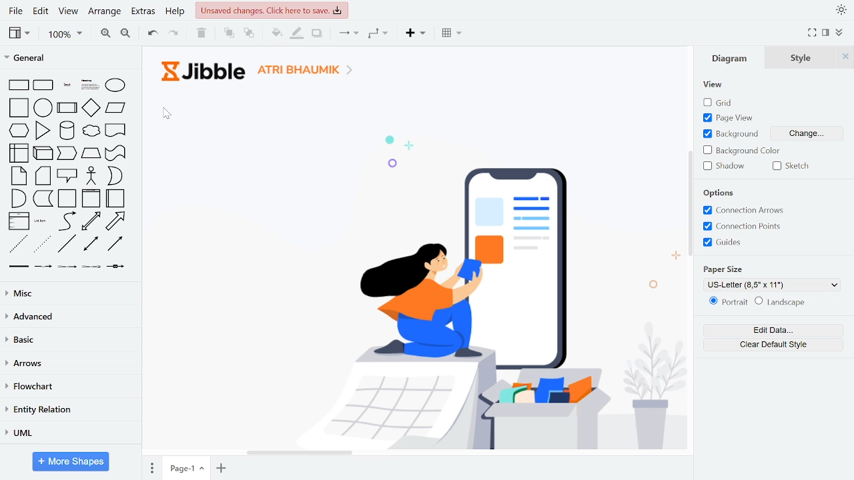  I want to click on Background added, so click(410, 247).